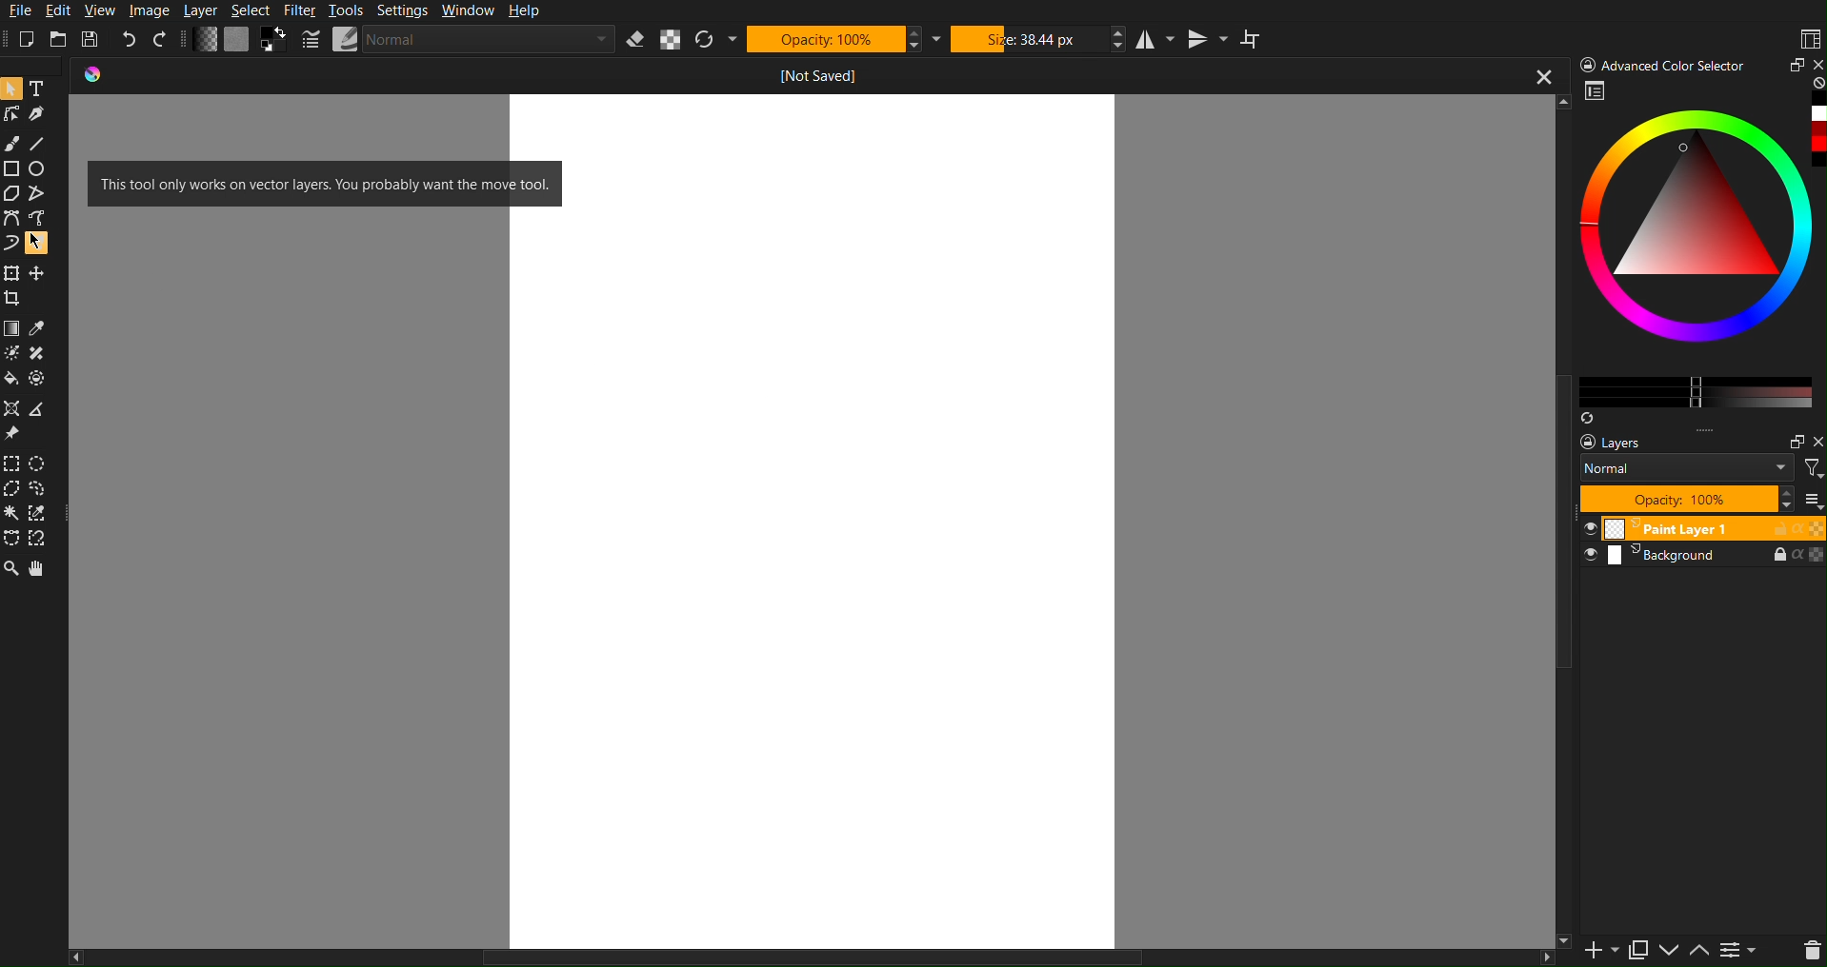 This screenshot has height=967, width=1827. What do you see at coordinates (43, 409) in the screenshot?
I see `Measure Tool` at bounding box center [43, 409].